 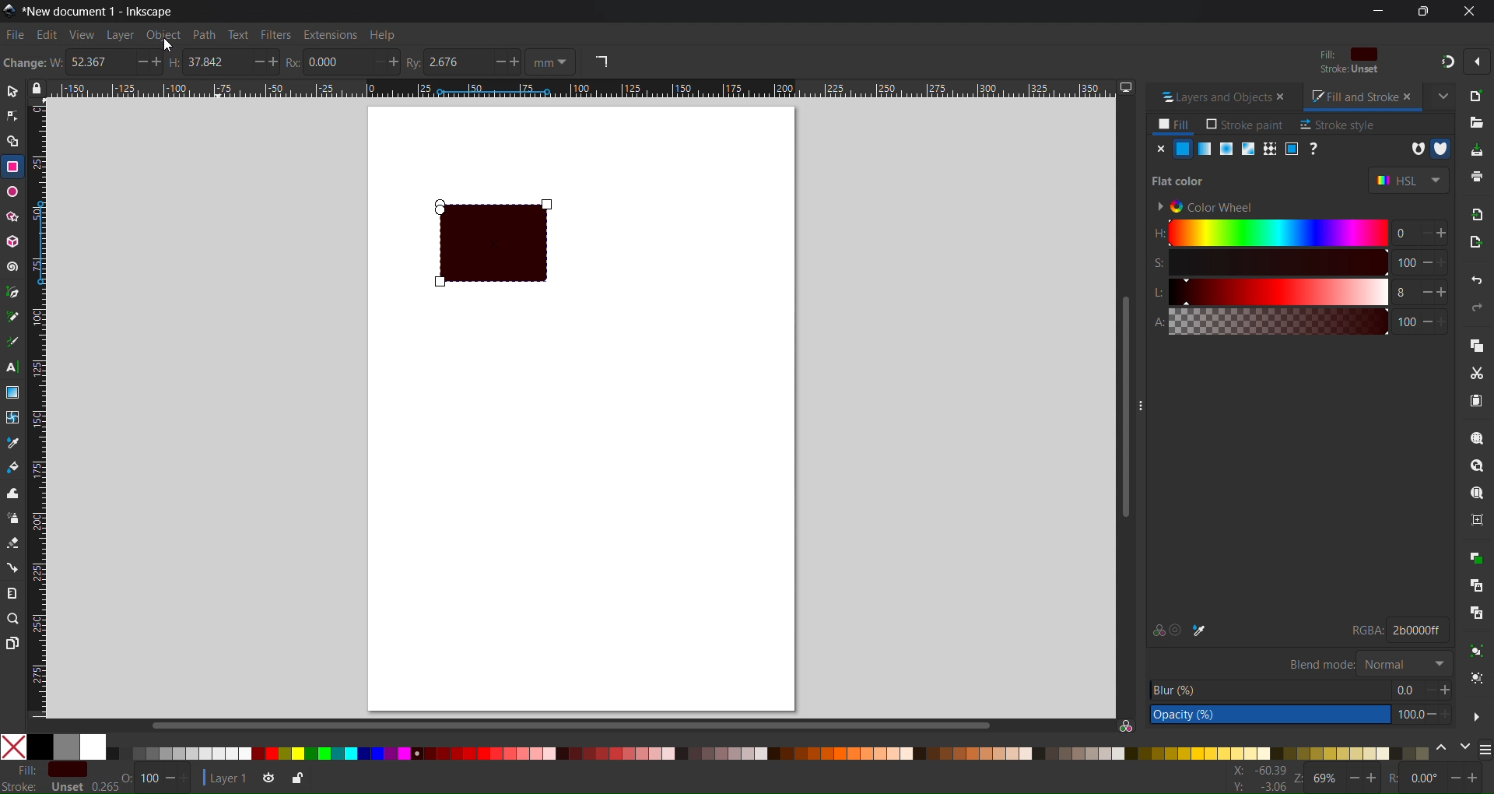 I want to click on Unlink clone, so click(x=1476, y=614).